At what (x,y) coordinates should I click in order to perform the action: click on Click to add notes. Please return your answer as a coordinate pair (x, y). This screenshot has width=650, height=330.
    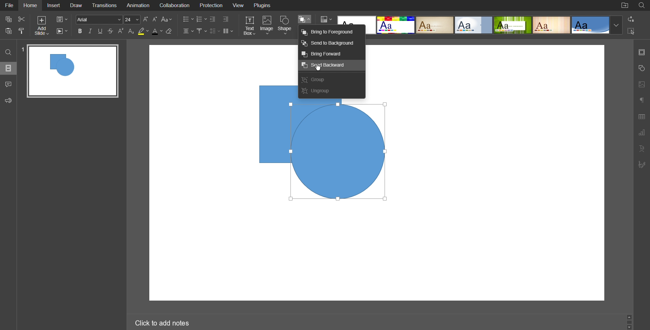
    Looking at the image, I should click on (162, 323).